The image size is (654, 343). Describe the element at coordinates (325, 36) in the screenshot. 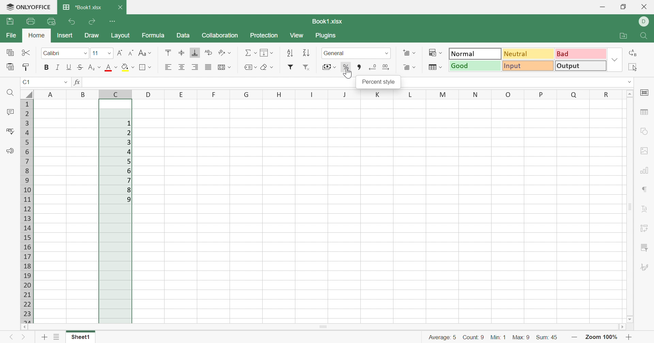

I see `Plugins` at that location.